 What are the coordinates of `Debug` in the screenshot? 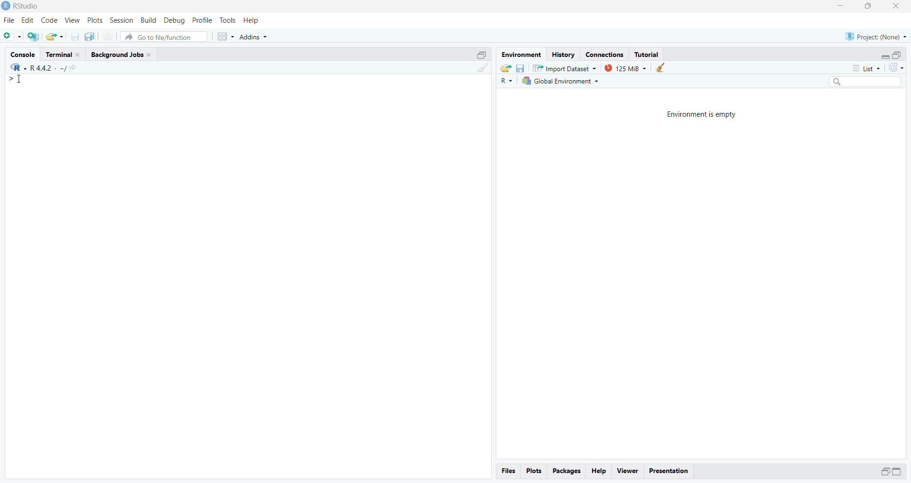 It's located at (175, 20).